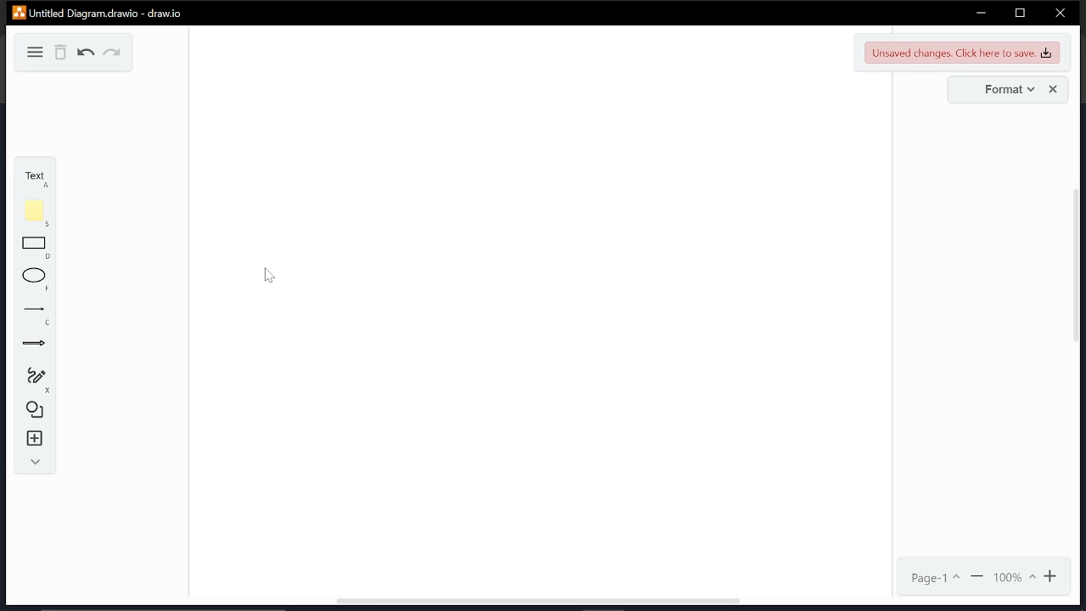  I want to click on arrows, so click(34, 345).